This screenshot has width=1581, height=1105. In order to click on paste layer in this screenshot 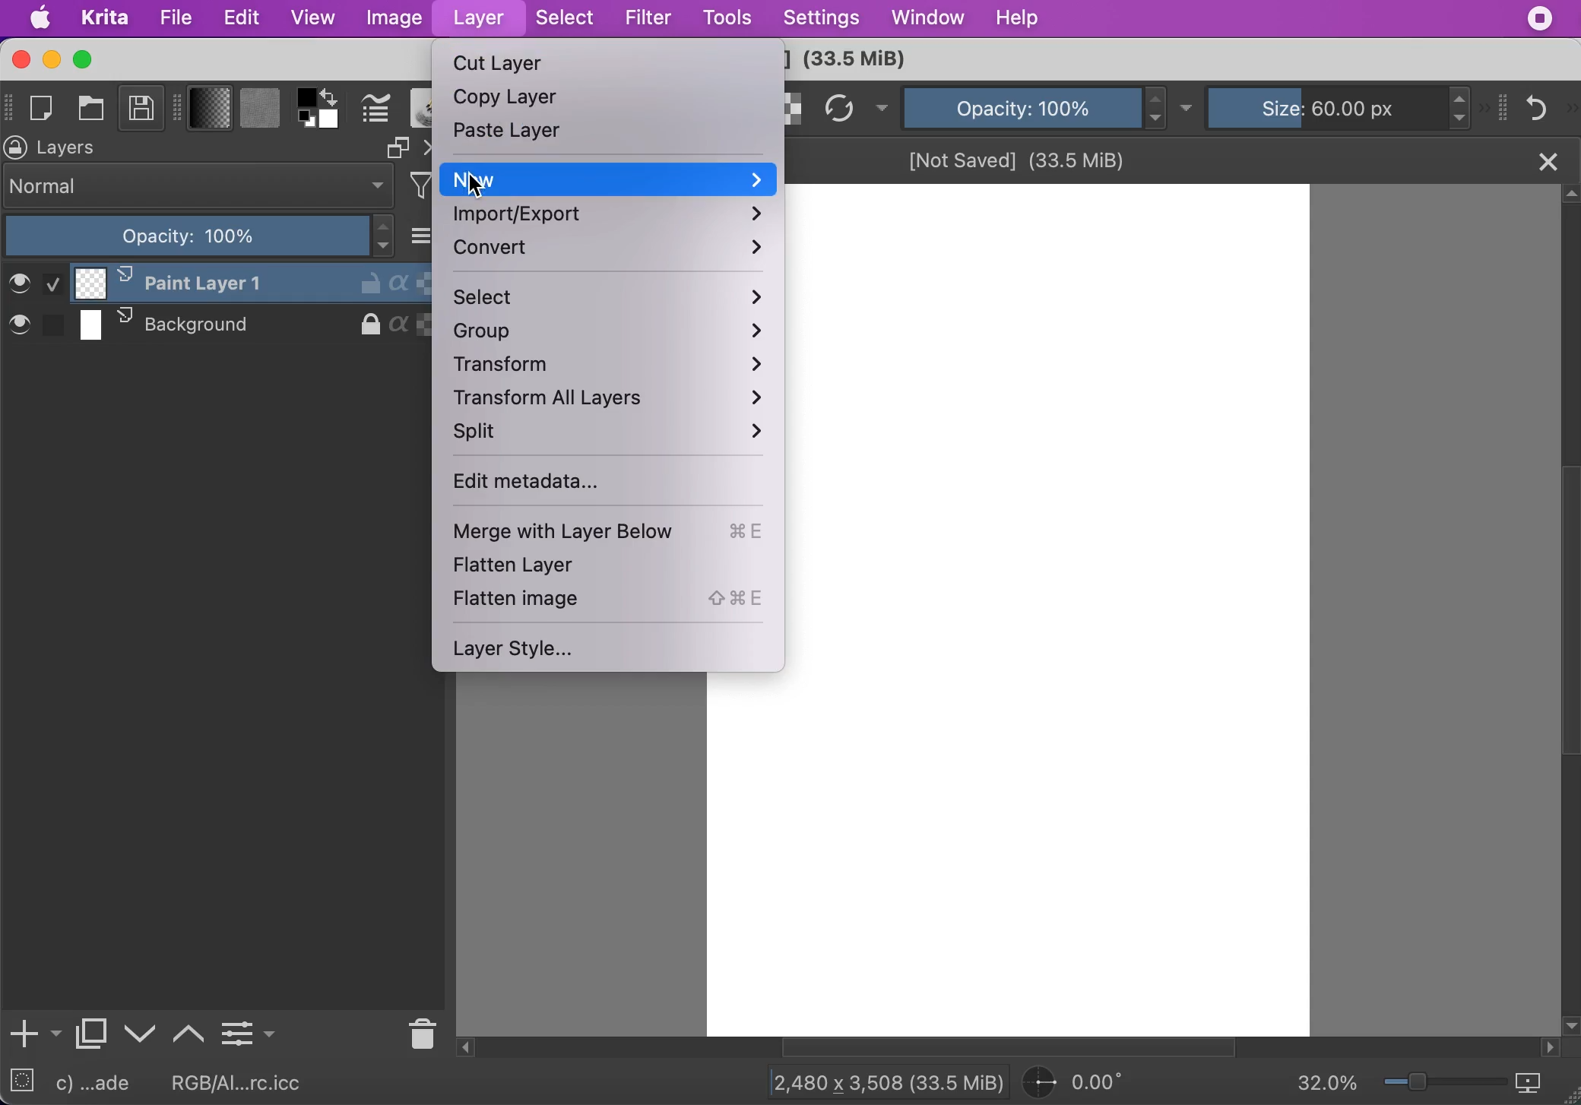, I will do `click(512, 135)`.